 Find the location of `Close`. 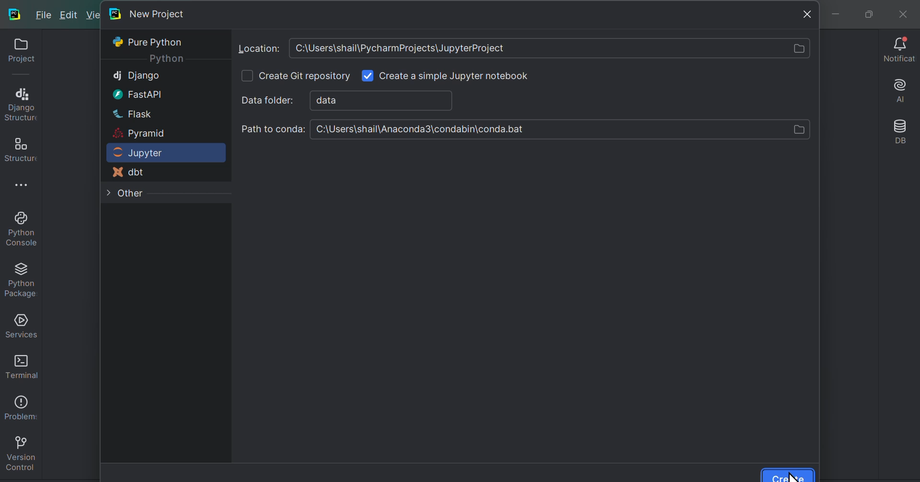

Close is located at coordinates (806, 14).